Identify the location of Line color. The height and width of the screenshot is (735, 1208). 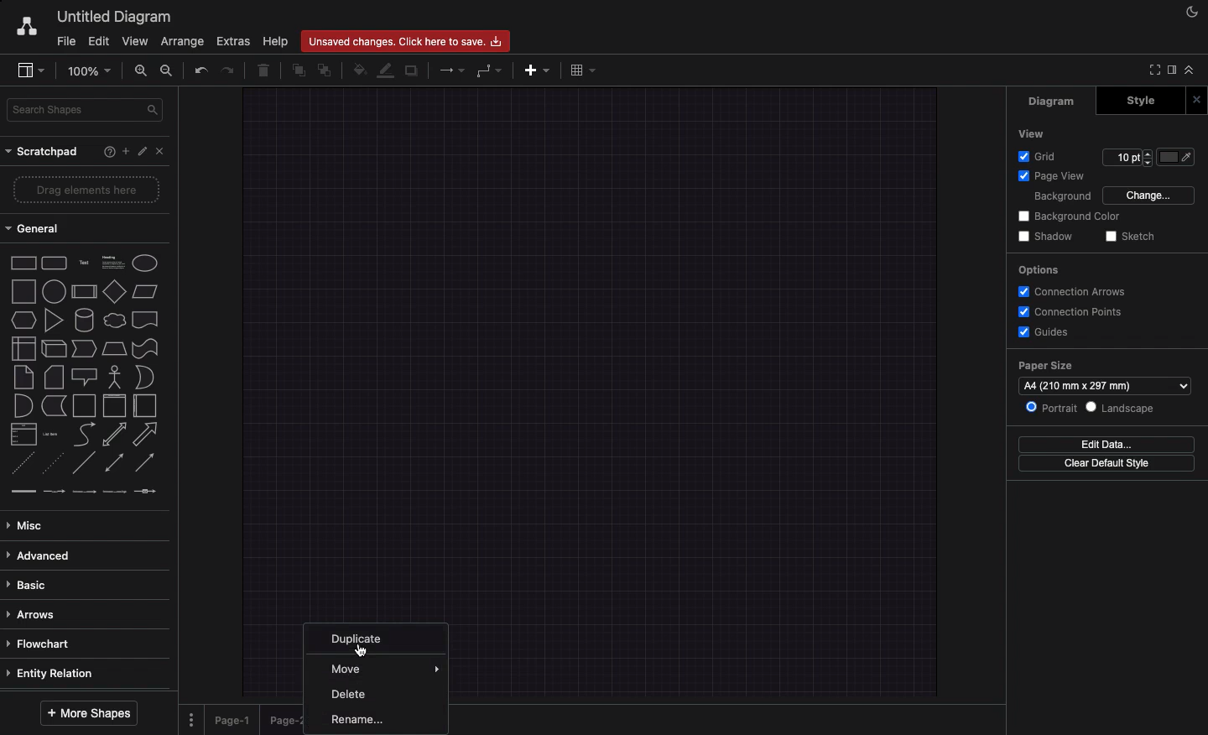
(383, 71).